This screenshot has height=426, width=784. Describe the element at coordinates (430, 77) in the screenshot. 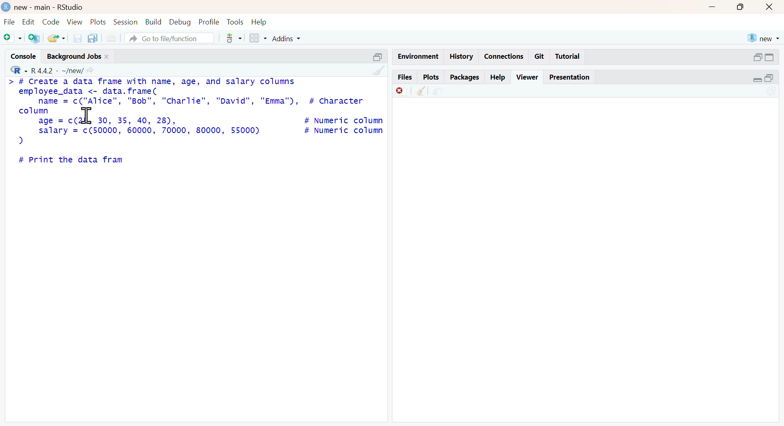

I see `Plots` at that location.